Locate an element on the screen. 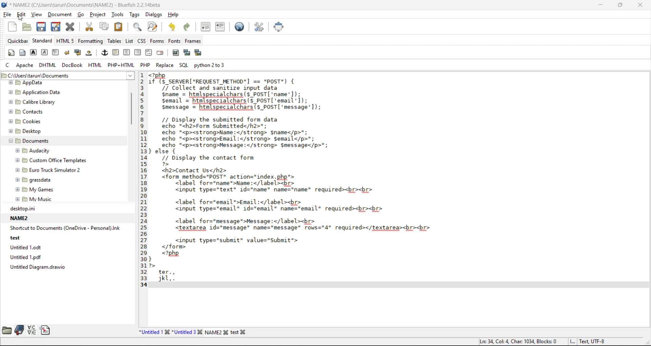  code editor is located at coordinates (299, 178).